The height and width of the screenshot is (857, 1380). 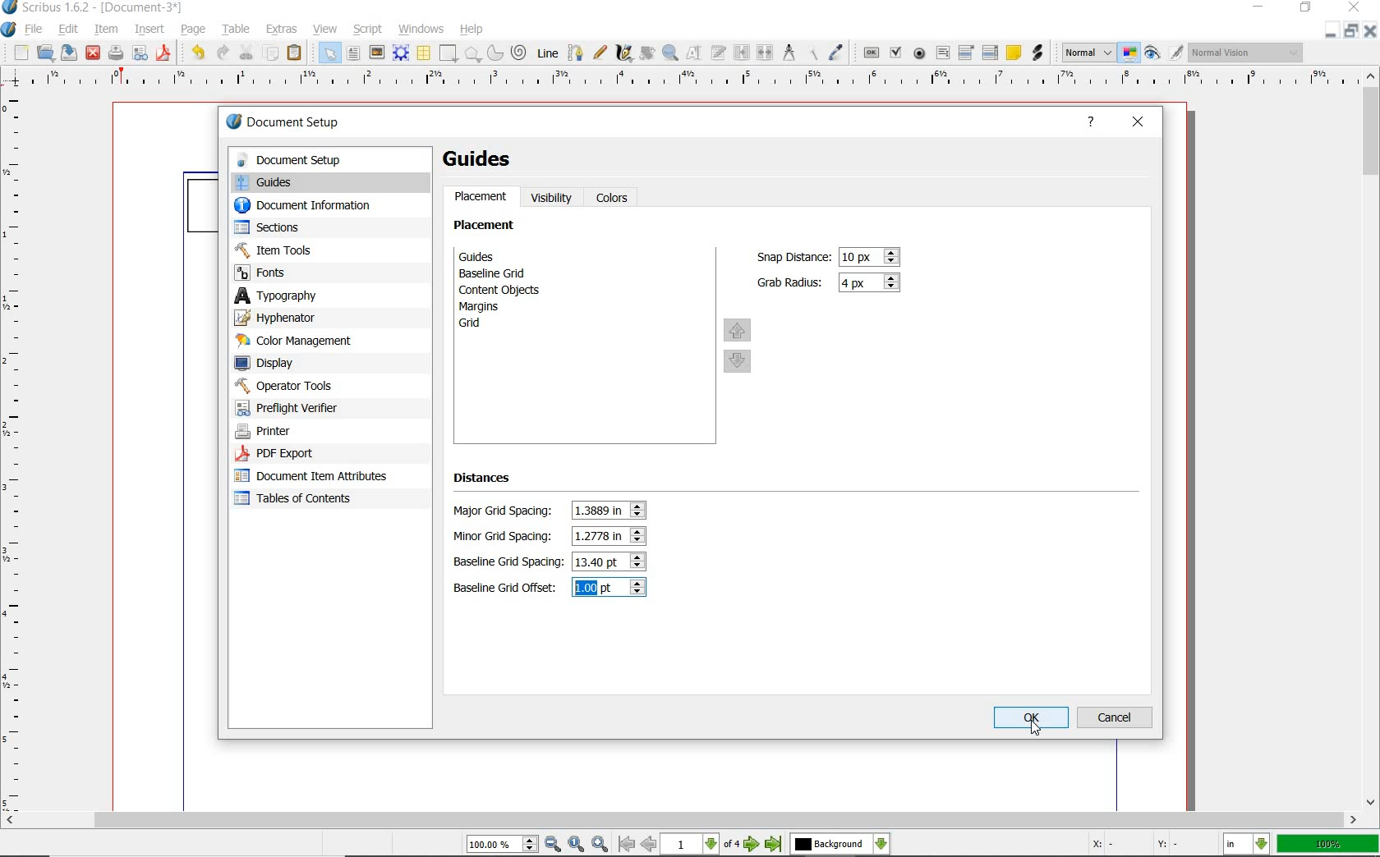 What do you see at coordinates (519, 52) in the screenshot?
I see `spiral` at bounding box center [519, 52].